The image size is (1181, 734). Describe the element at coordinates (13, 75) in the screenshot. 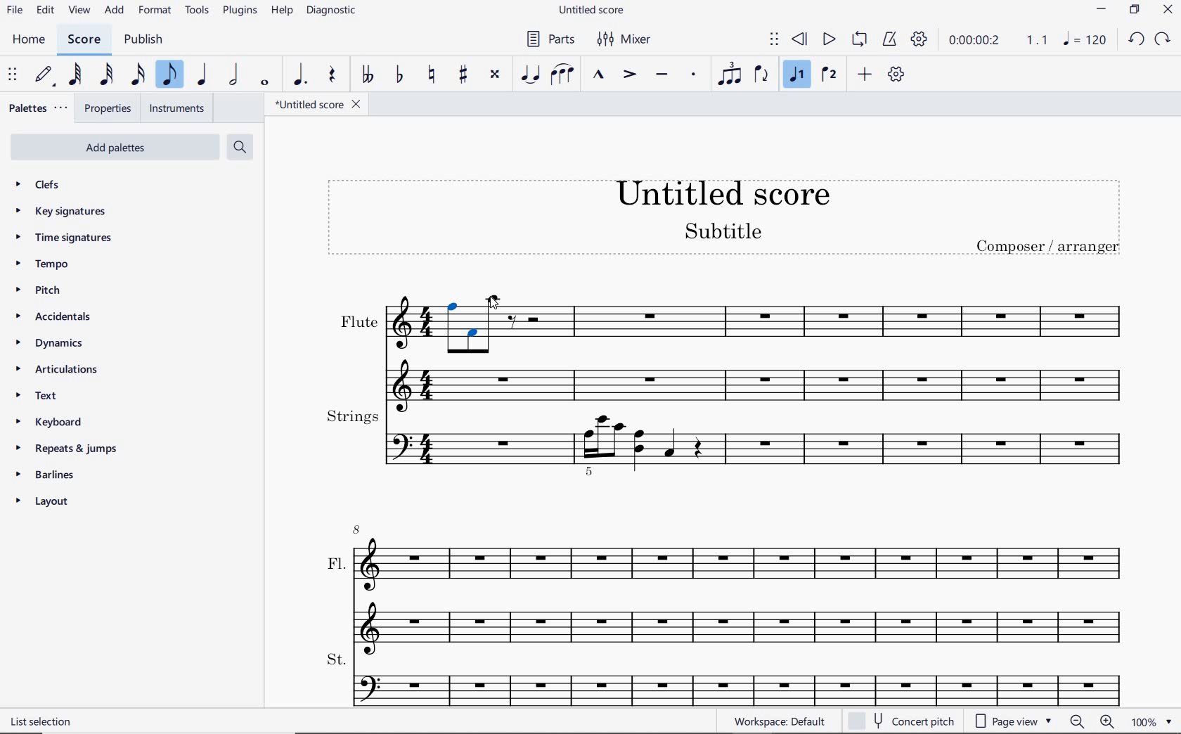

I see `SELECT TO MOVE` at that location.